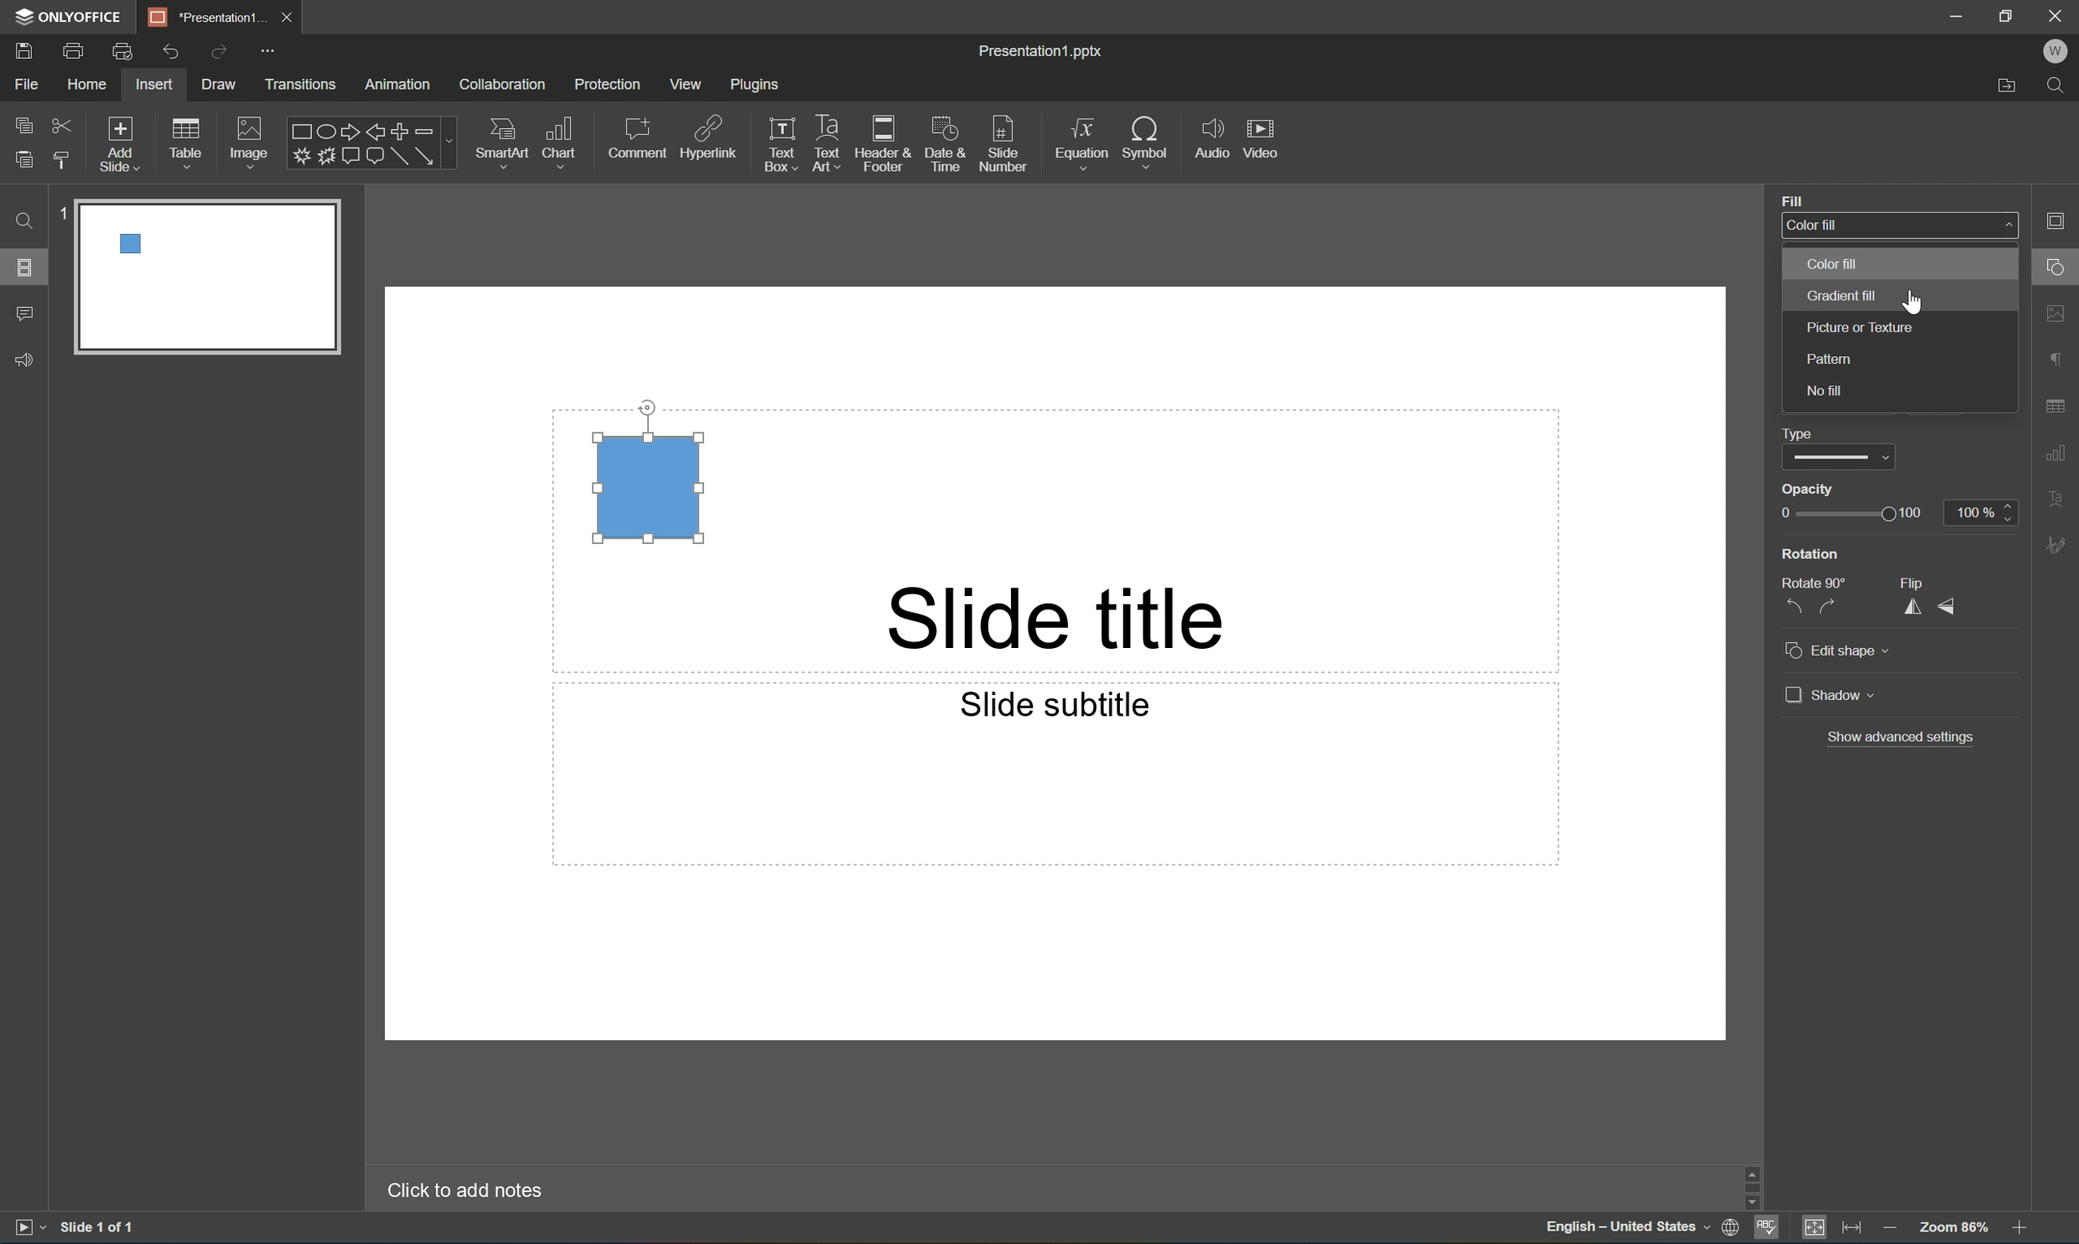  What do you see at coordinates (1838, 652) in the screenshot?
I see `Edit shape` at bounding box center [1838, 652].